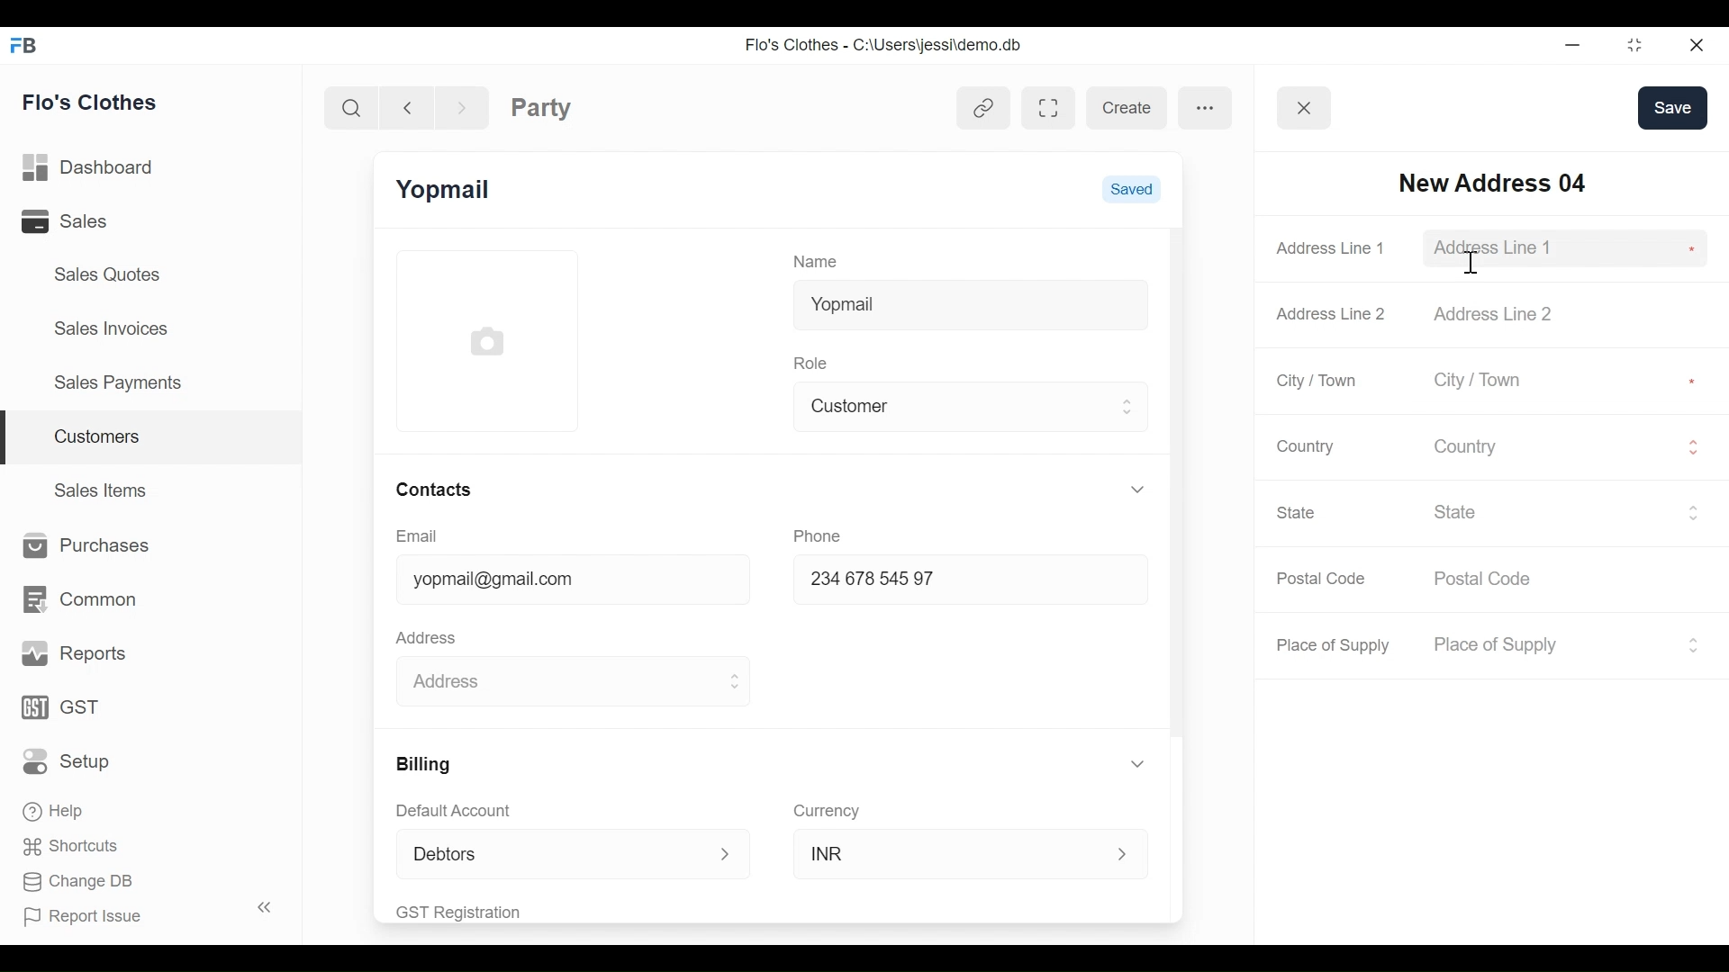 This screenshot has width=1729, height=972. What do you see at coordinates (113, 327) in the screenshot?
I see `Sales Invoices` at bounding box center [113, 327].